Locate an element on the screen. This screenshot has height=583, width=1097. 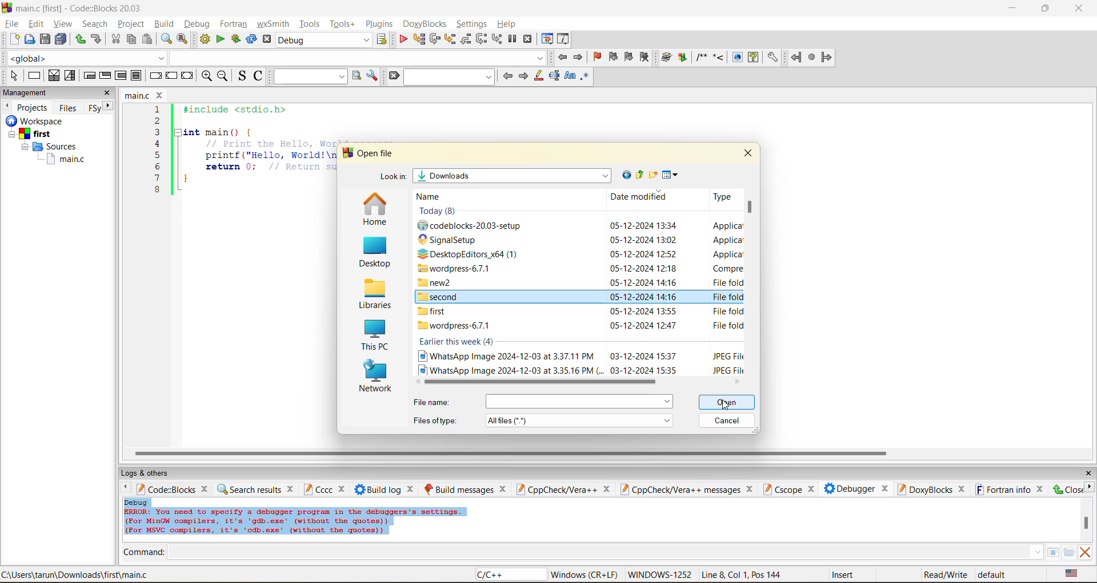
step into is located at coordinates (449, 39).